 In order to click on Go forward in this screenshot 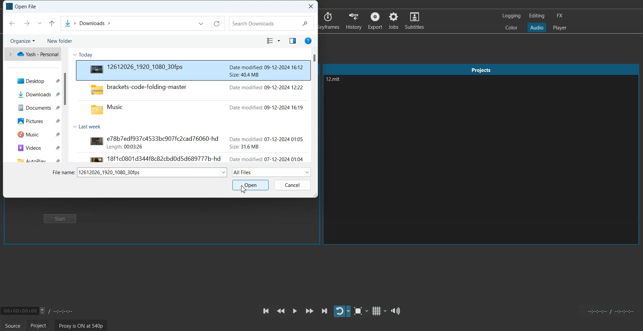, I will do `click(25, 23)`.